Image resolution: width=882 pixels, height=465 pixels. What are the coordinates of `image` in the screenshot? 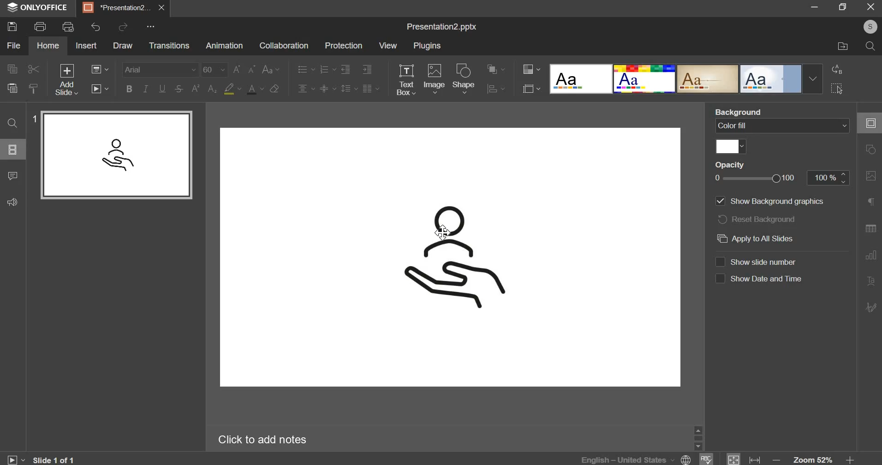 It's located at (435, 77).